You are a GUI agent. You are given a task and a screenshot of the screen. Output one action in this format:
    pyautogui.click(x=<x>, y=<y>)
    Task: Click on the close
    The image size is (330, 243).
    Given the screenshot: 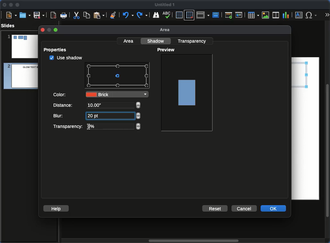 What is the action you would take?
    pyautogui.click(x=42, y=30)
    